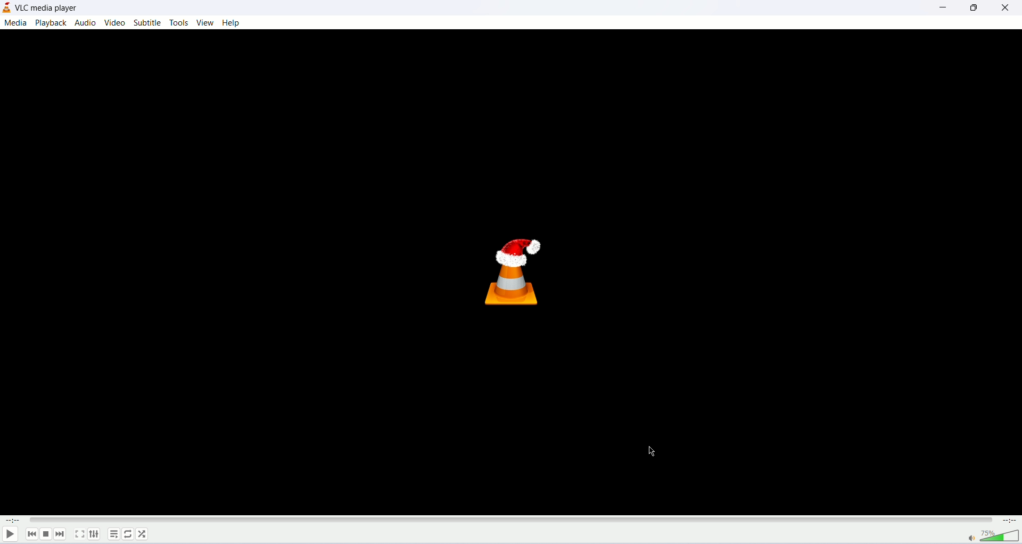  I want to click on loop, so click(129, 535).